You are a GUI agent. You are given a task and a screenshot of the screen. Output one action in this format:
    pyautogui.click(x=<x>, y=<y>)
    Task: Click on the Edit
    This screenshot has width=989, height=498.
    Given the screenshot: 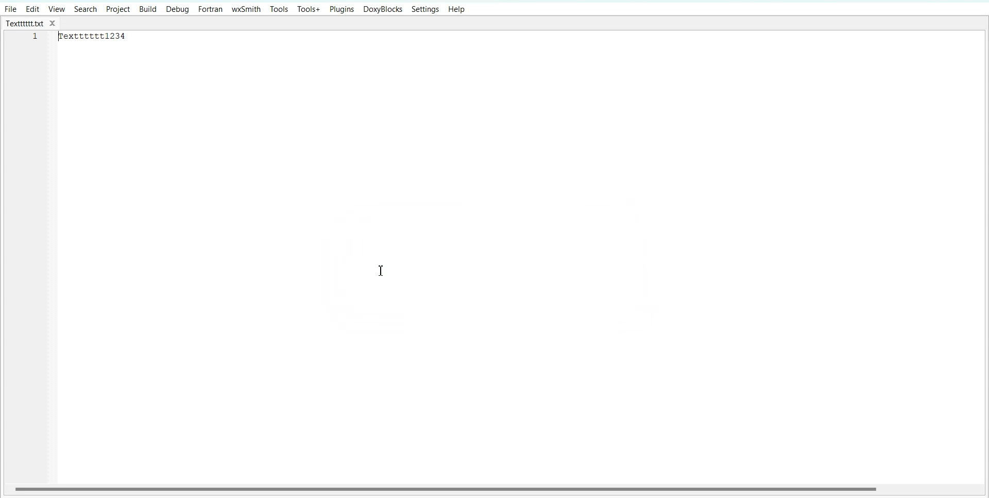 What is the action you would take?
    pyautogui.click(x=32, y=9)
    